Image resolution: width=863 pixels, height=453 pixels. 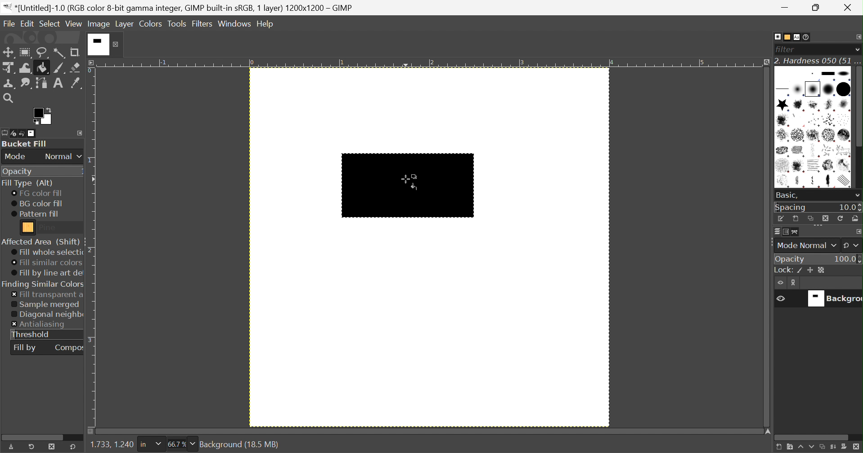 What do you see at coordinates (73, 446) in the screenshot?
I see `Reset to default values` at bounding box center [73, 446].